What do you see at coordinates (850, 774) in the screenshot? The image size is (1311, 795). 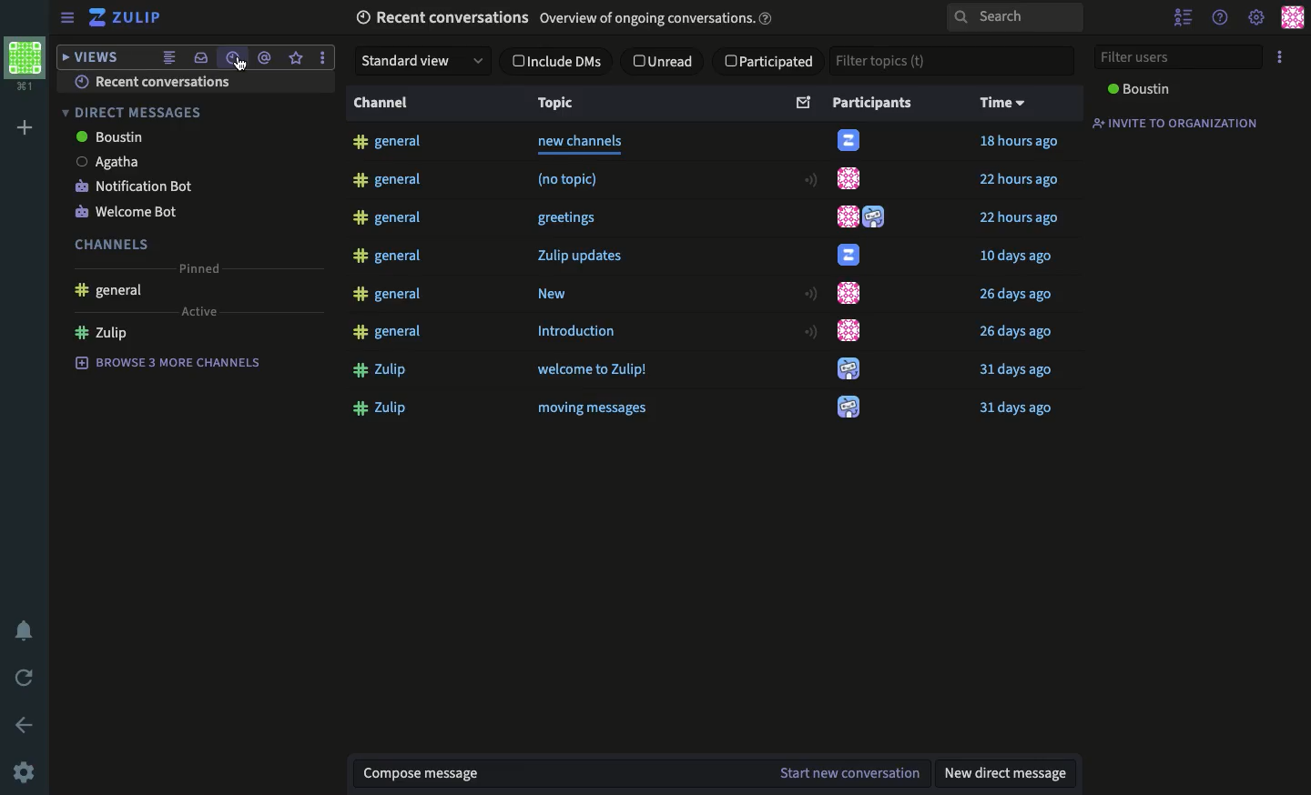 I see `start new conversation` at bounding box center [850, 774].